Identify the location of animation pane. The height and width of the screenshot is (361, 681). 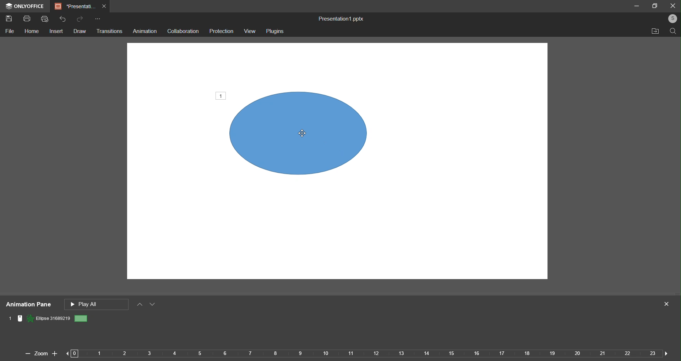
(28, 305).